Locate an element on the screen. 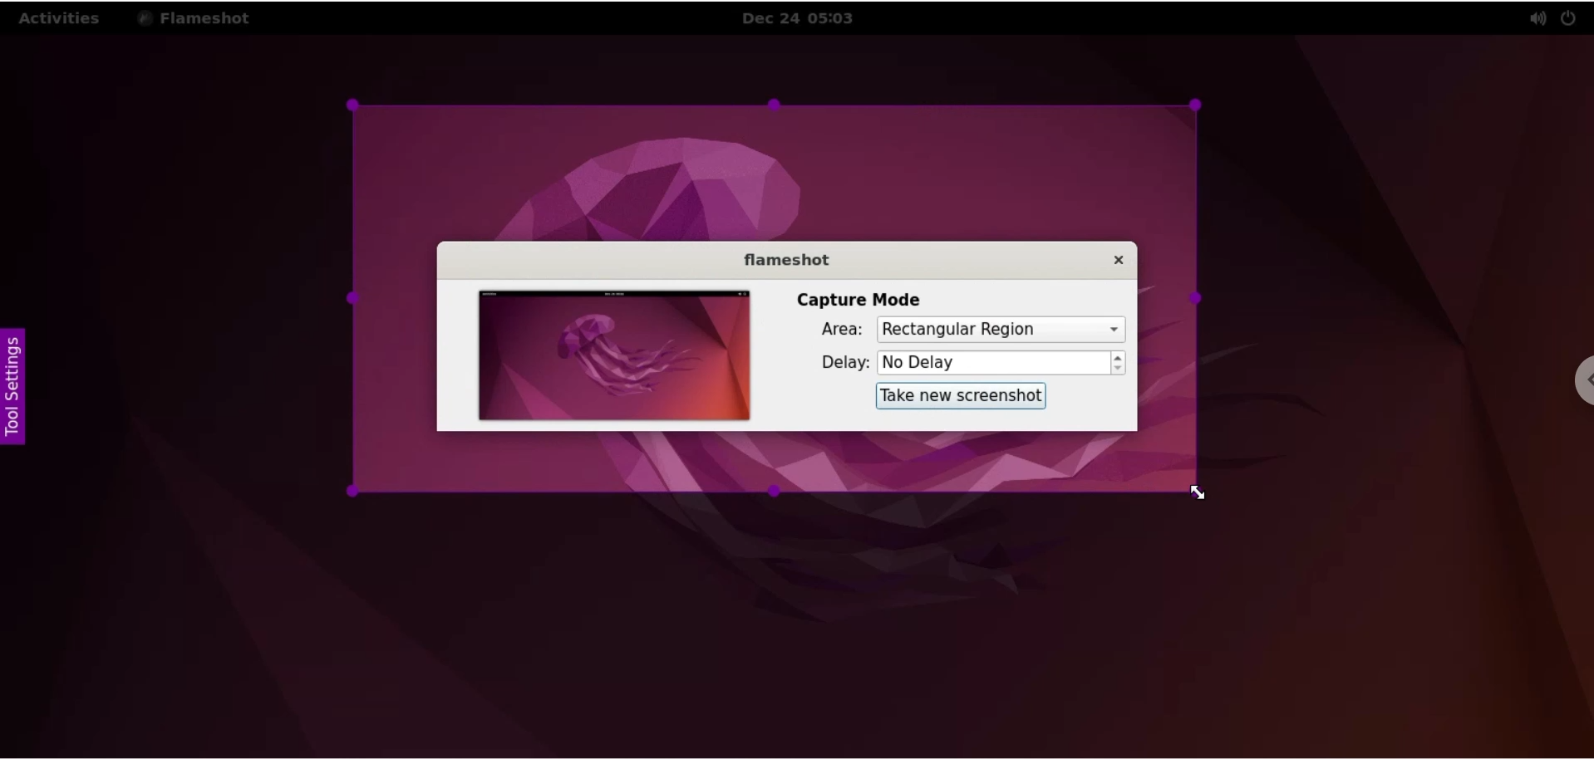  activities  is located at coordinates (61, 18).